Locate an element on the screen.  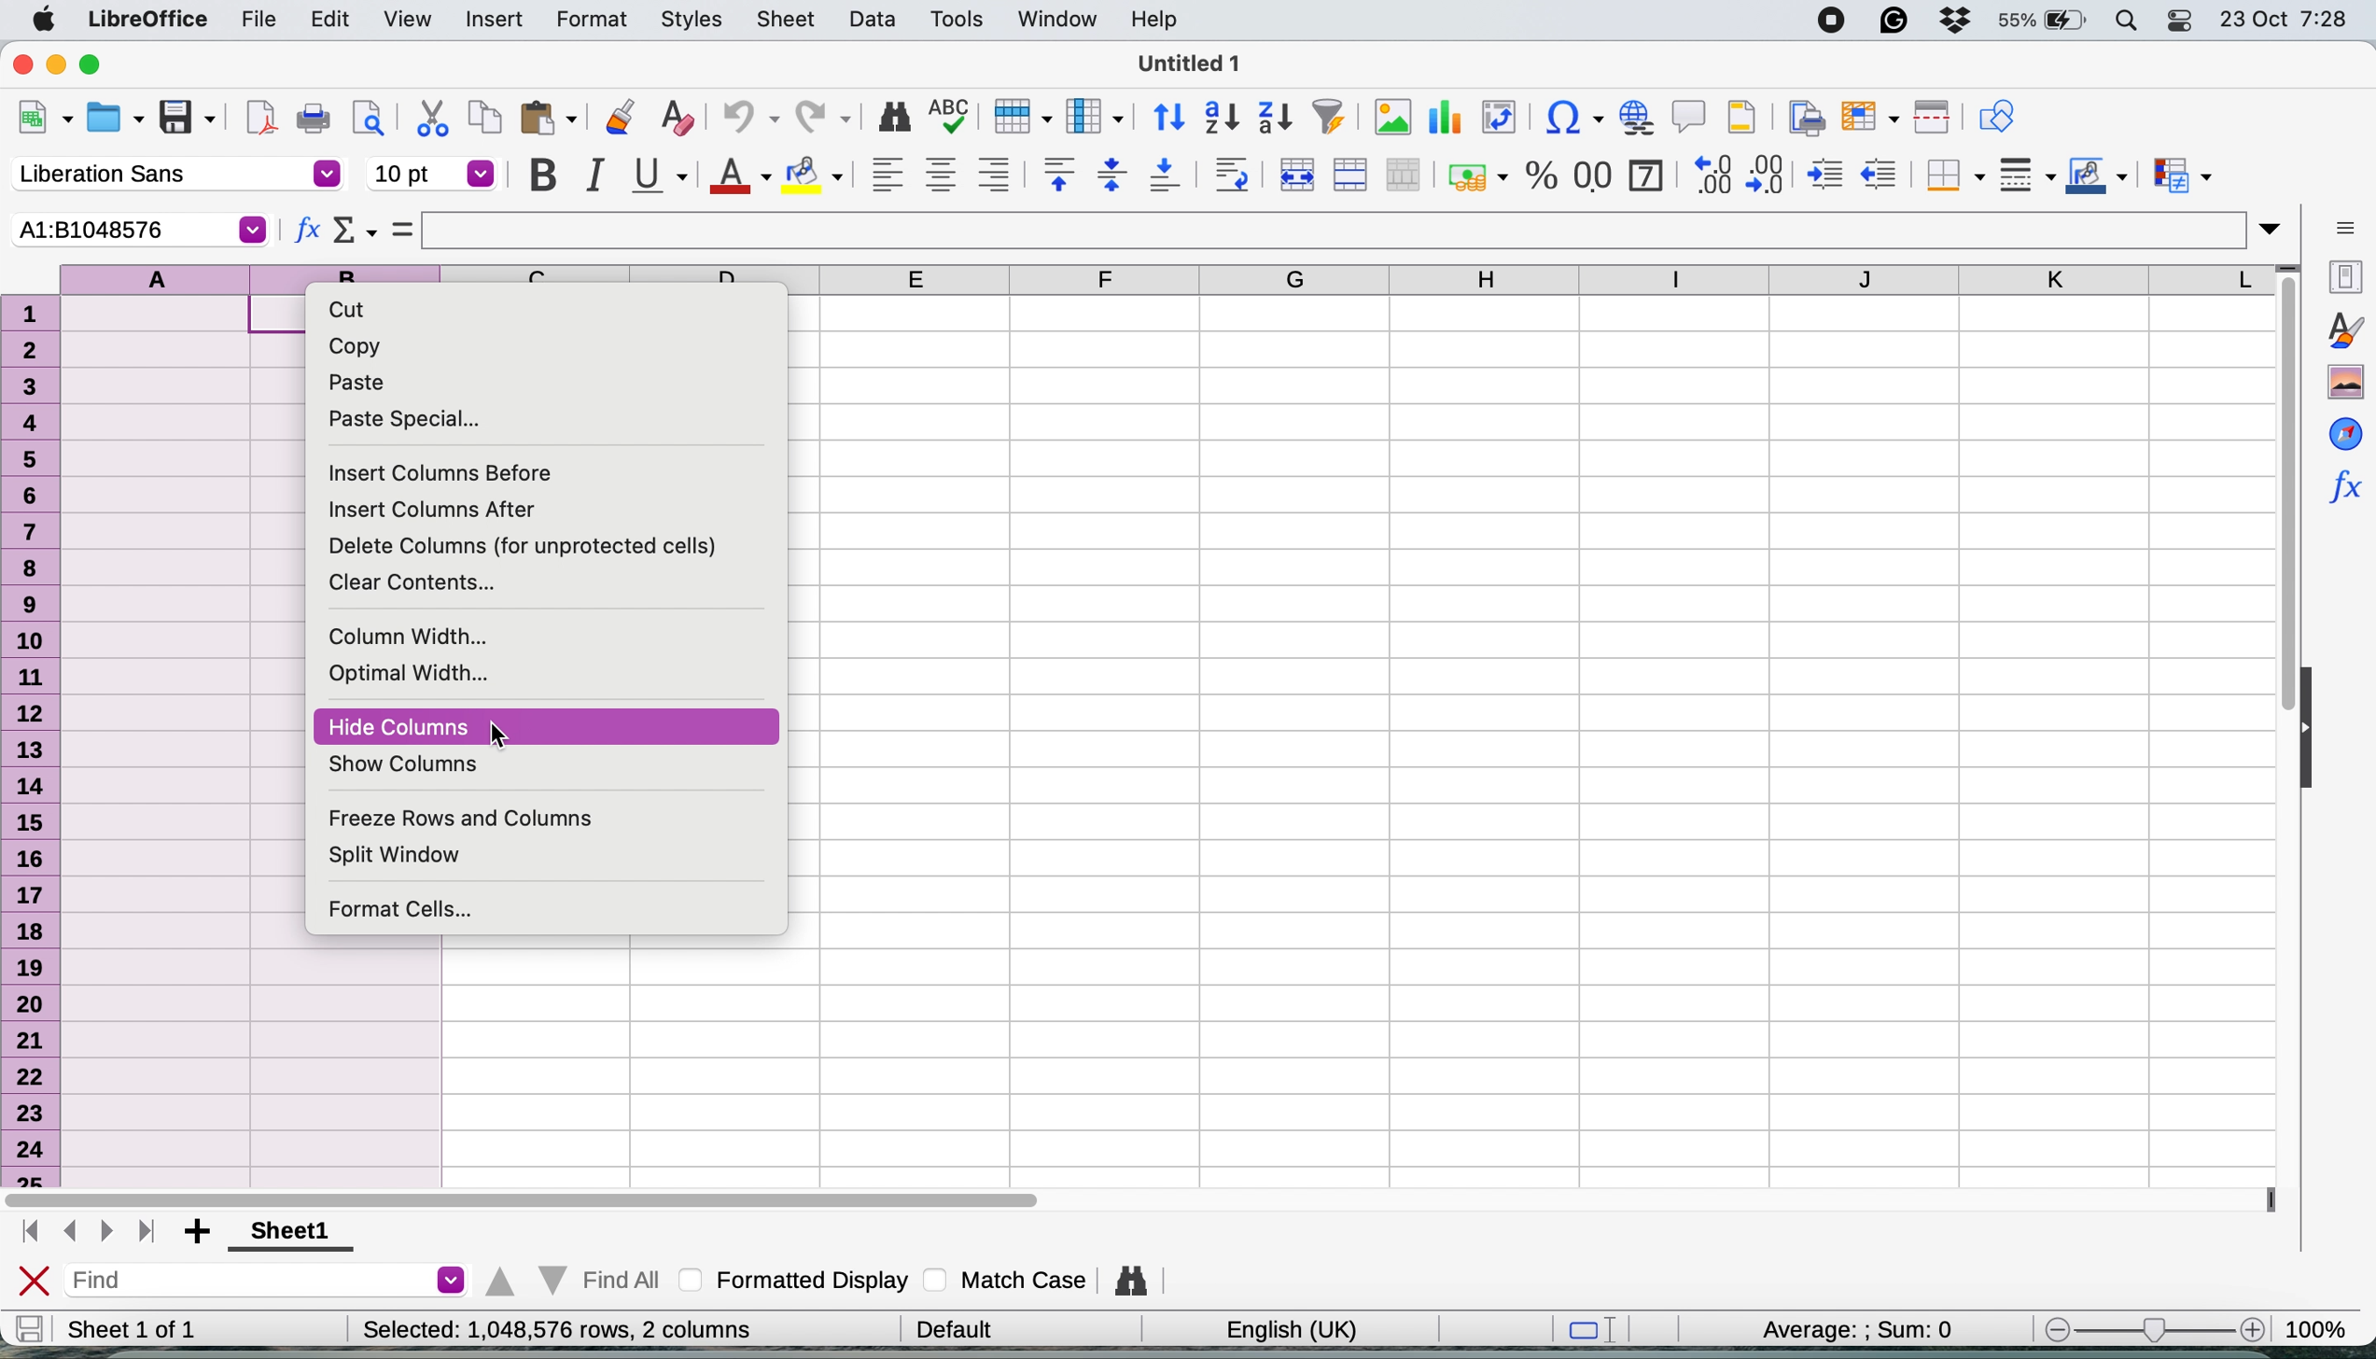
show columns is located at coordinates (410, 766).